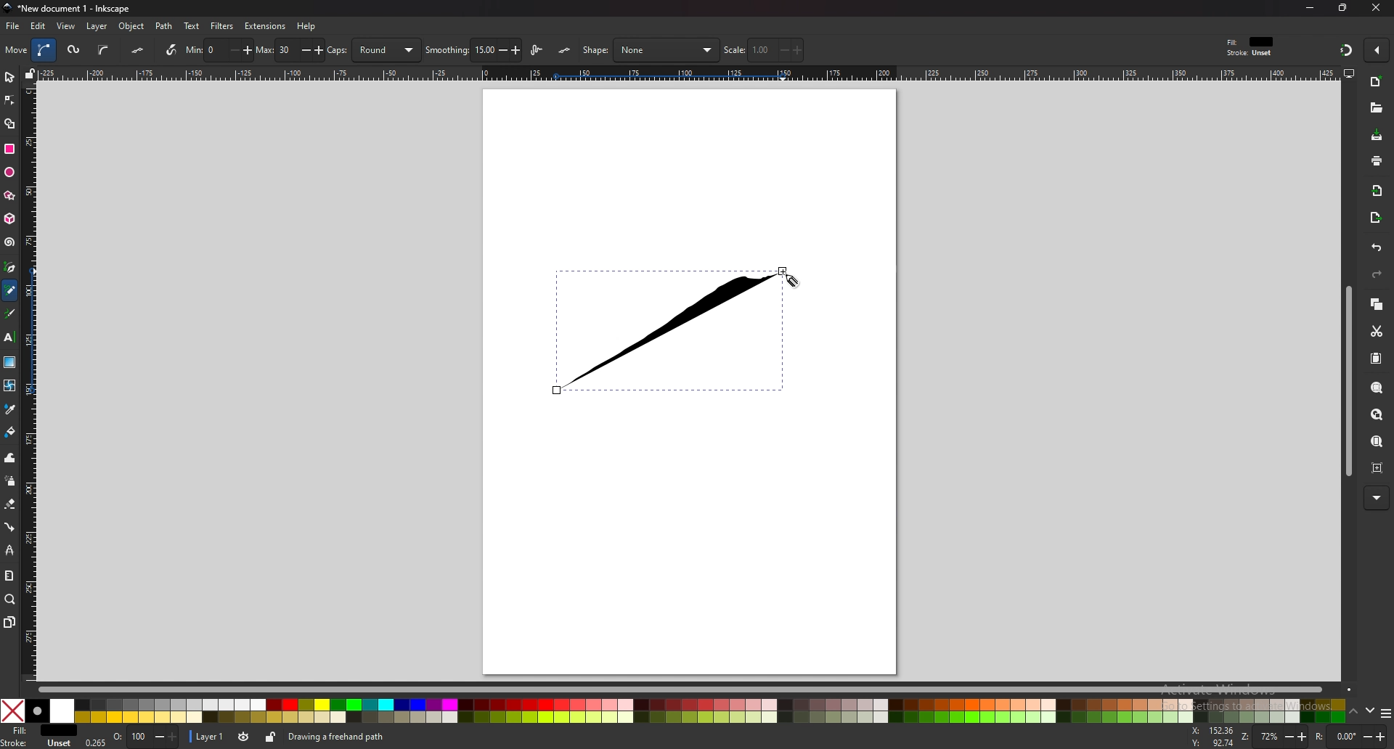 The width and height of the screenshot is (1394, 749). What do you see at coordinates (9, 149) in the screenshot?
I see `rectangle` at bounding box center [9, 149].